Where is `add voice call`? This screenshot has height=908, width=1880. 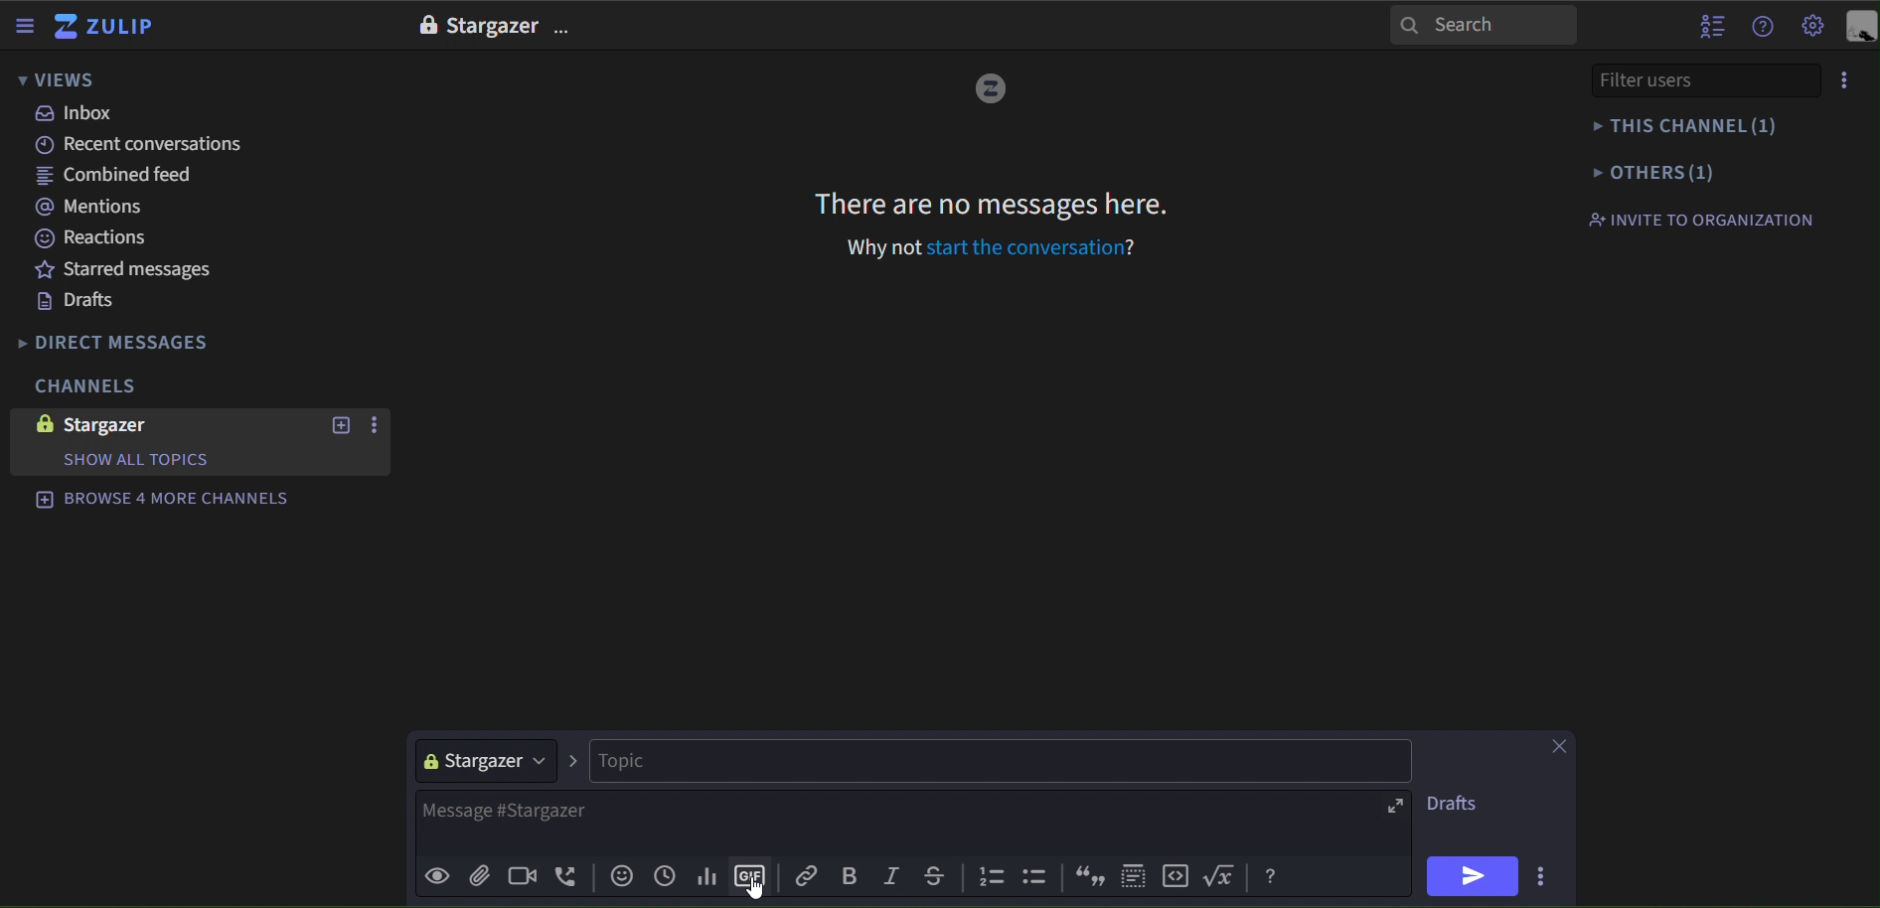 add voice call is located at coordinates (567, 877).